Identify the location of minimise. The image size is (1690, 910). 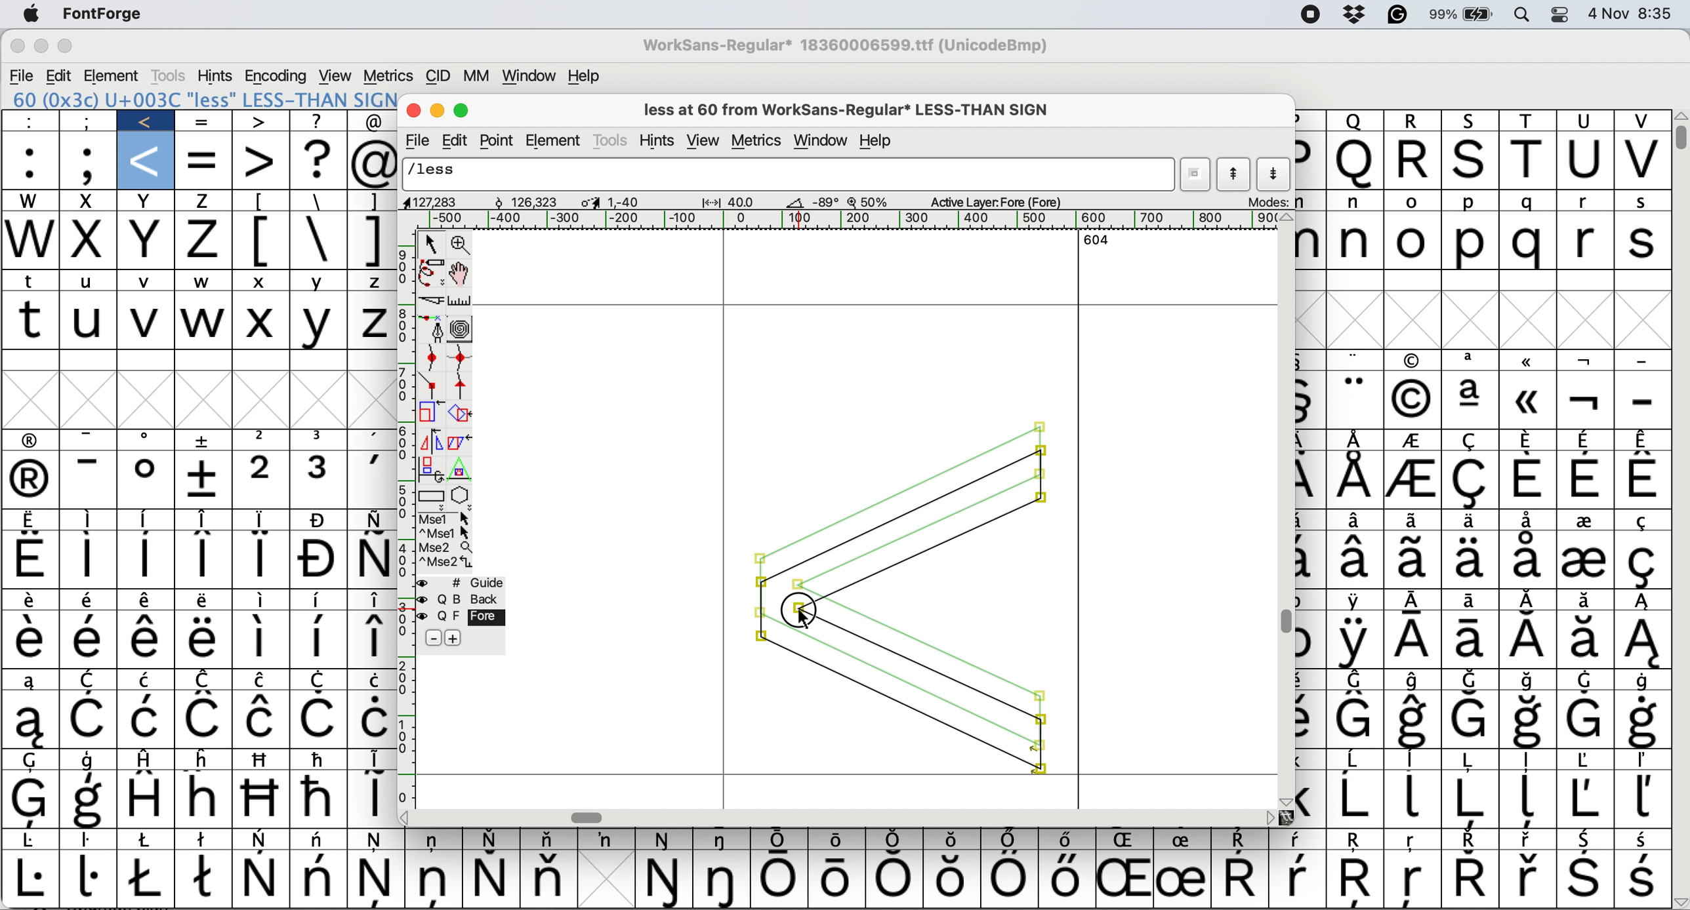
(438, 113).